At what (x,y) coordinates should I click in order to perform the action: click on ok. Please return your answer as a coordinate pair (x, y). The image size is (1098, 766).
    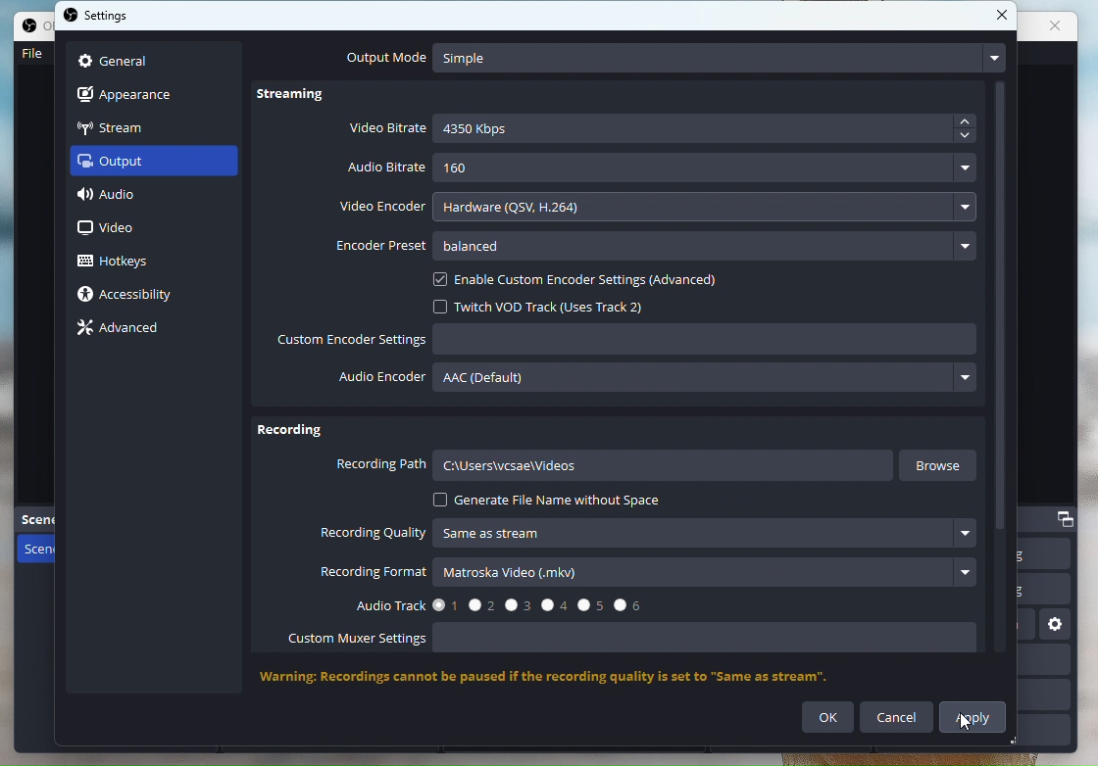
    Looking at the image, I should click on (828, 718).